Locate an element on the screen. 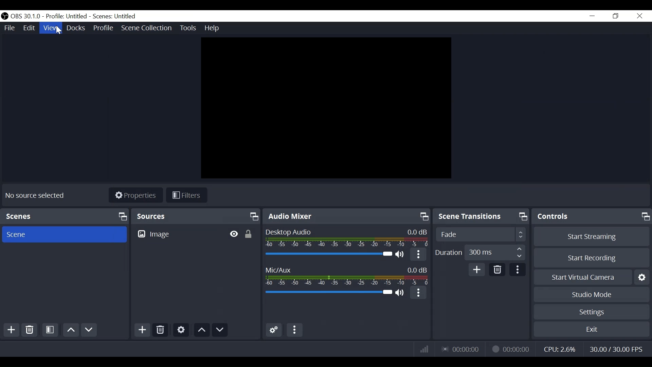 This screenshot has height=367, width=652. Properties is located at coordinates (135, 196).